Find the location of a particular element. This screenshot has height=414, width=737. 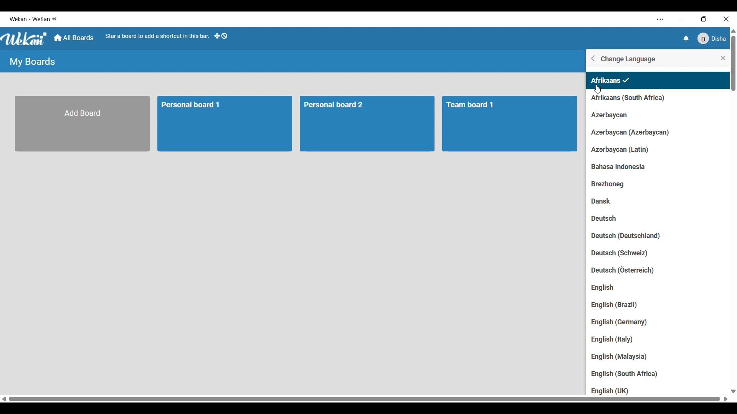

show desktop drag hand is located at coordinates (222, 37).